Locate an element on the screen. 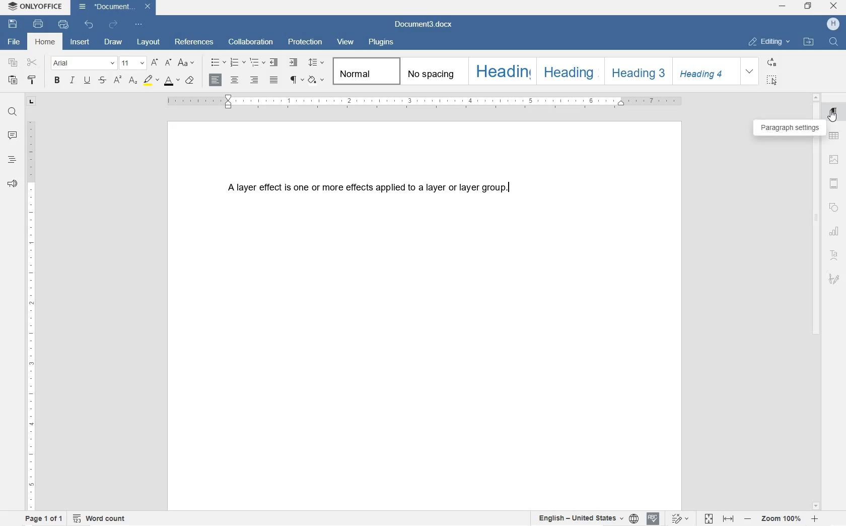 The height and width of the screenshot is (526, 846). PARAGRAPH LINE SPACING is located at coordinates (316, 63).